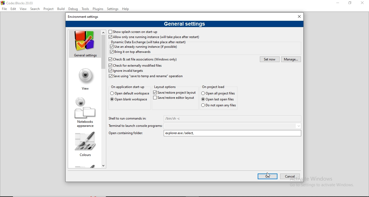 This screenshot has height=197, width=369. What do you see at coordinates (14, 8) in the screenshot?
I see `Edit ` at bounding box center [14, 8].